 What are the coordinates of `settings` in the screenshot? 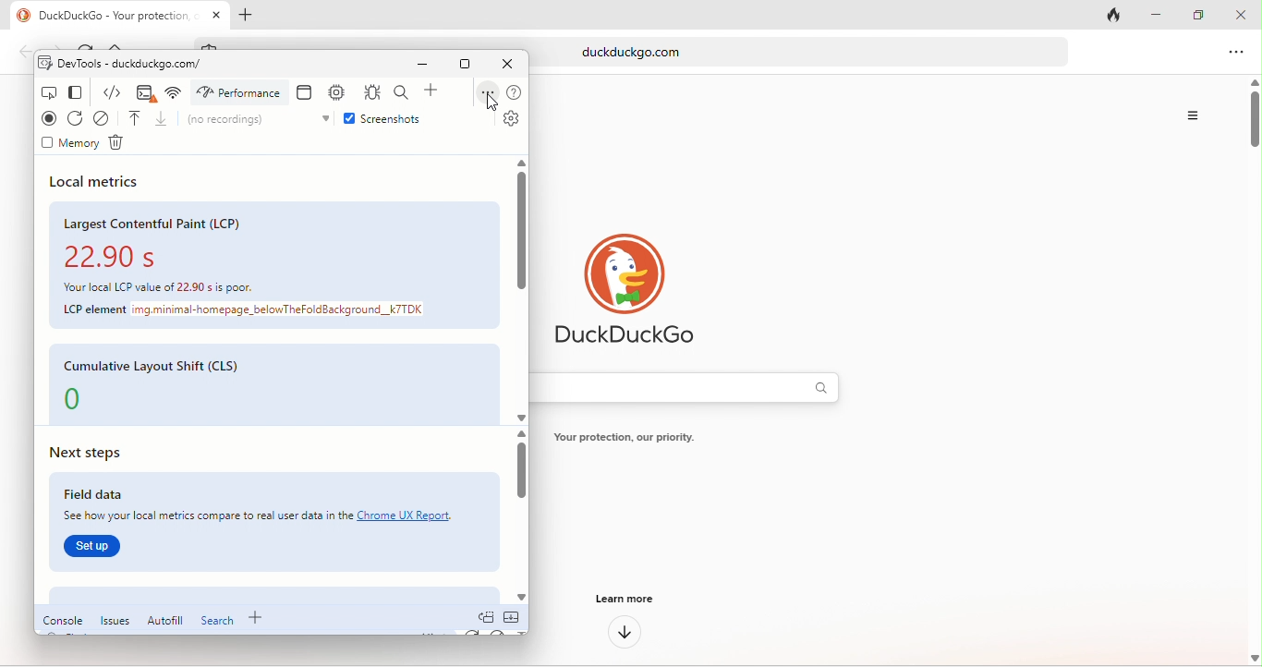 It's located at (508, 117).